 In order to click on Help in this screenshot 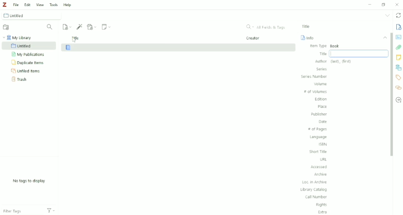, I will do `click(68, 5)`.